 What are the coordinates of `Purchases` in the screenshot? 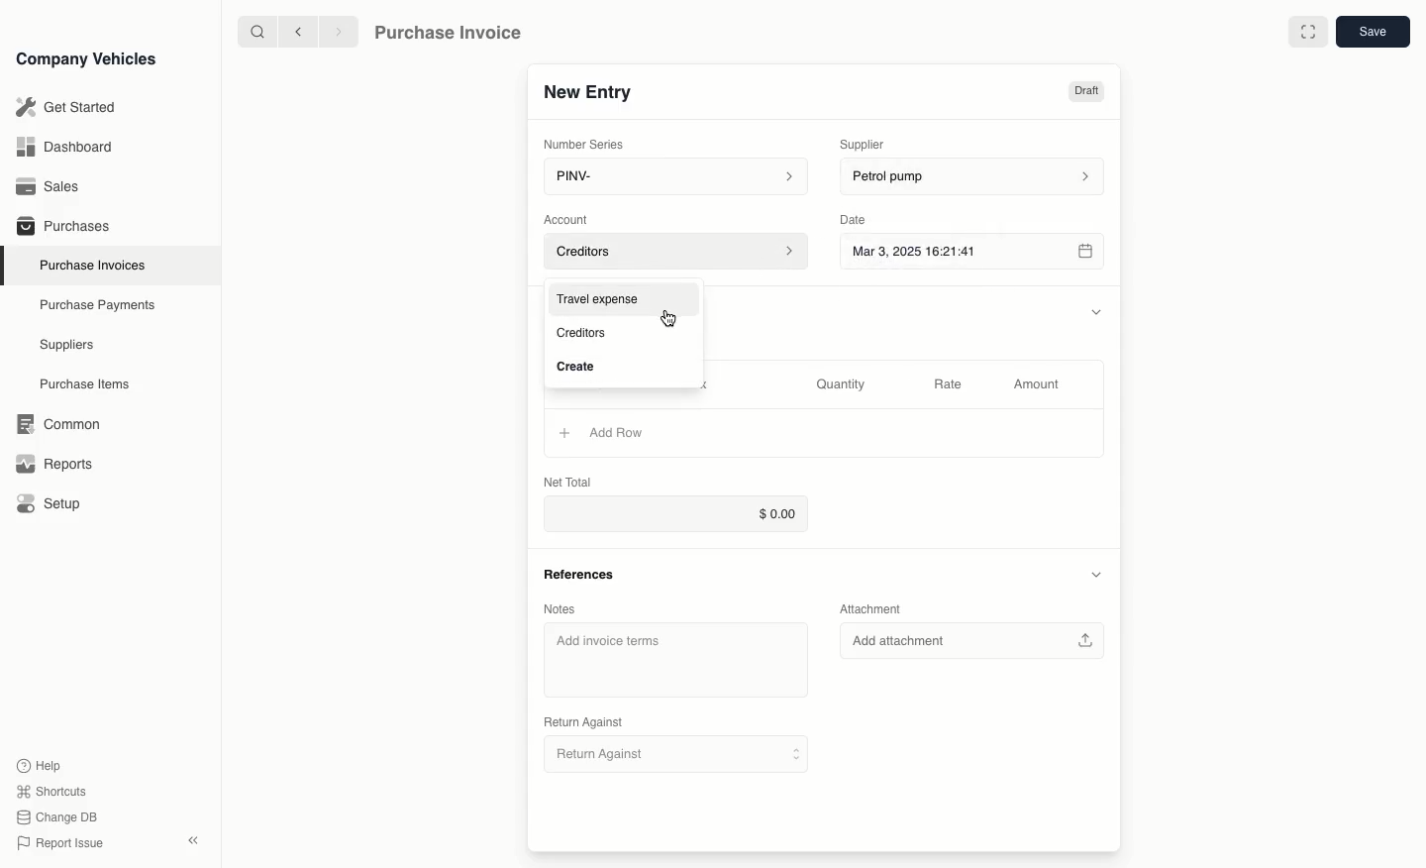 It's located at (58, 228).